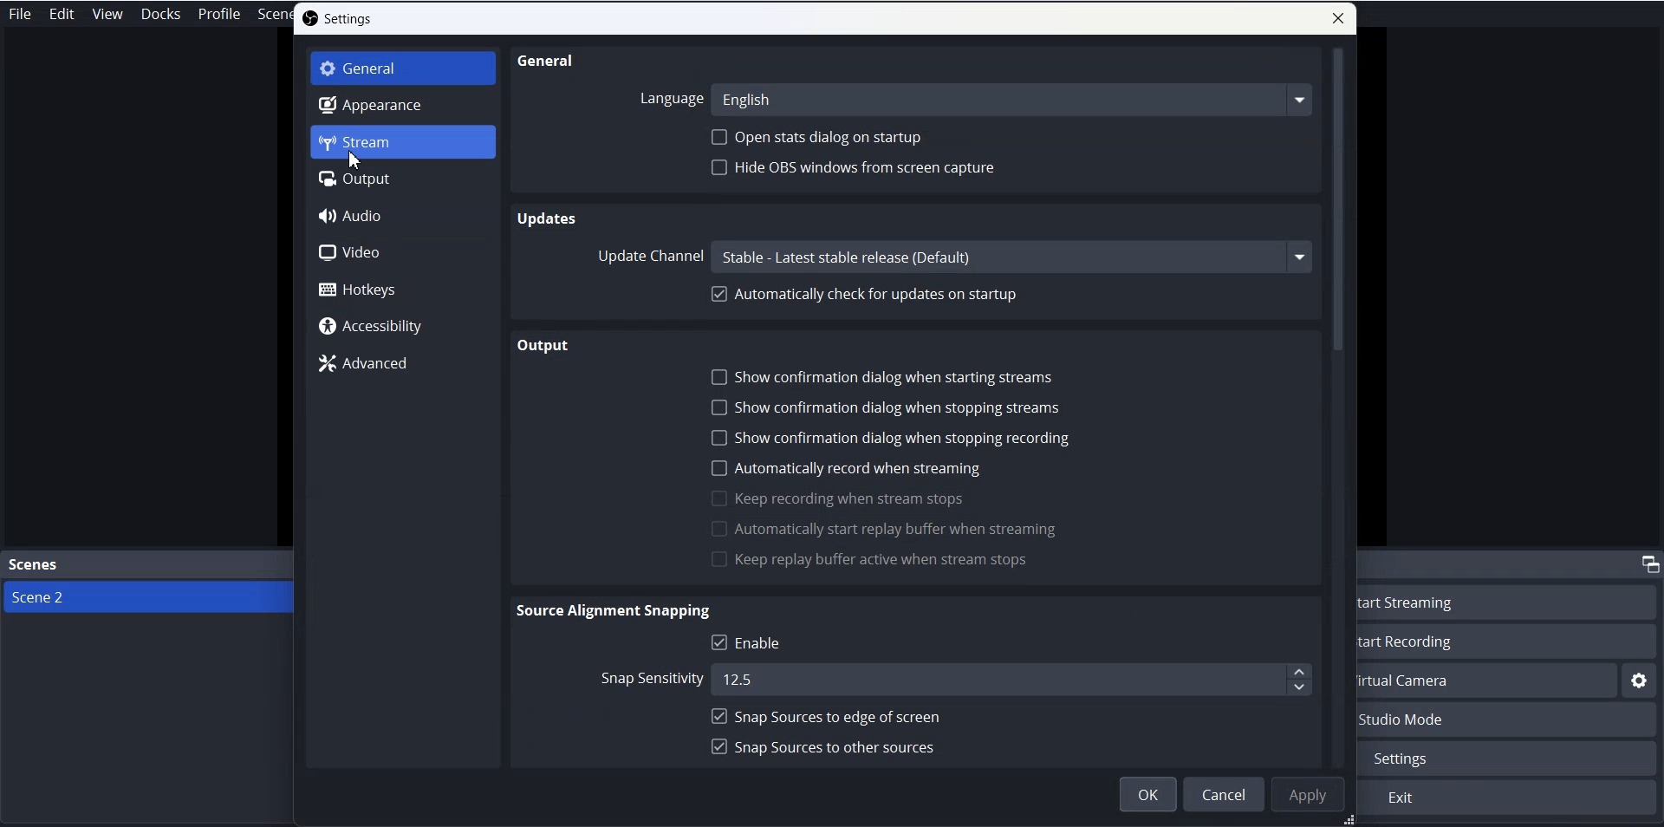 The image size is (1664, 827). Describe the element at coordinates (959, 257) in the screenshot. I see `Update channel` at that location.